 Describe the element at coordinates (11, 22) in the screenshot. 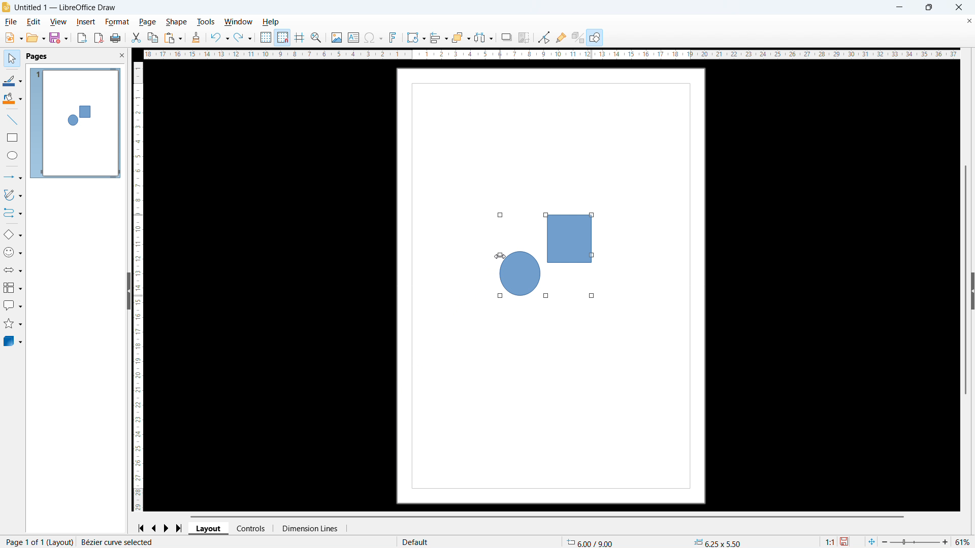

I see `file ` at that location.